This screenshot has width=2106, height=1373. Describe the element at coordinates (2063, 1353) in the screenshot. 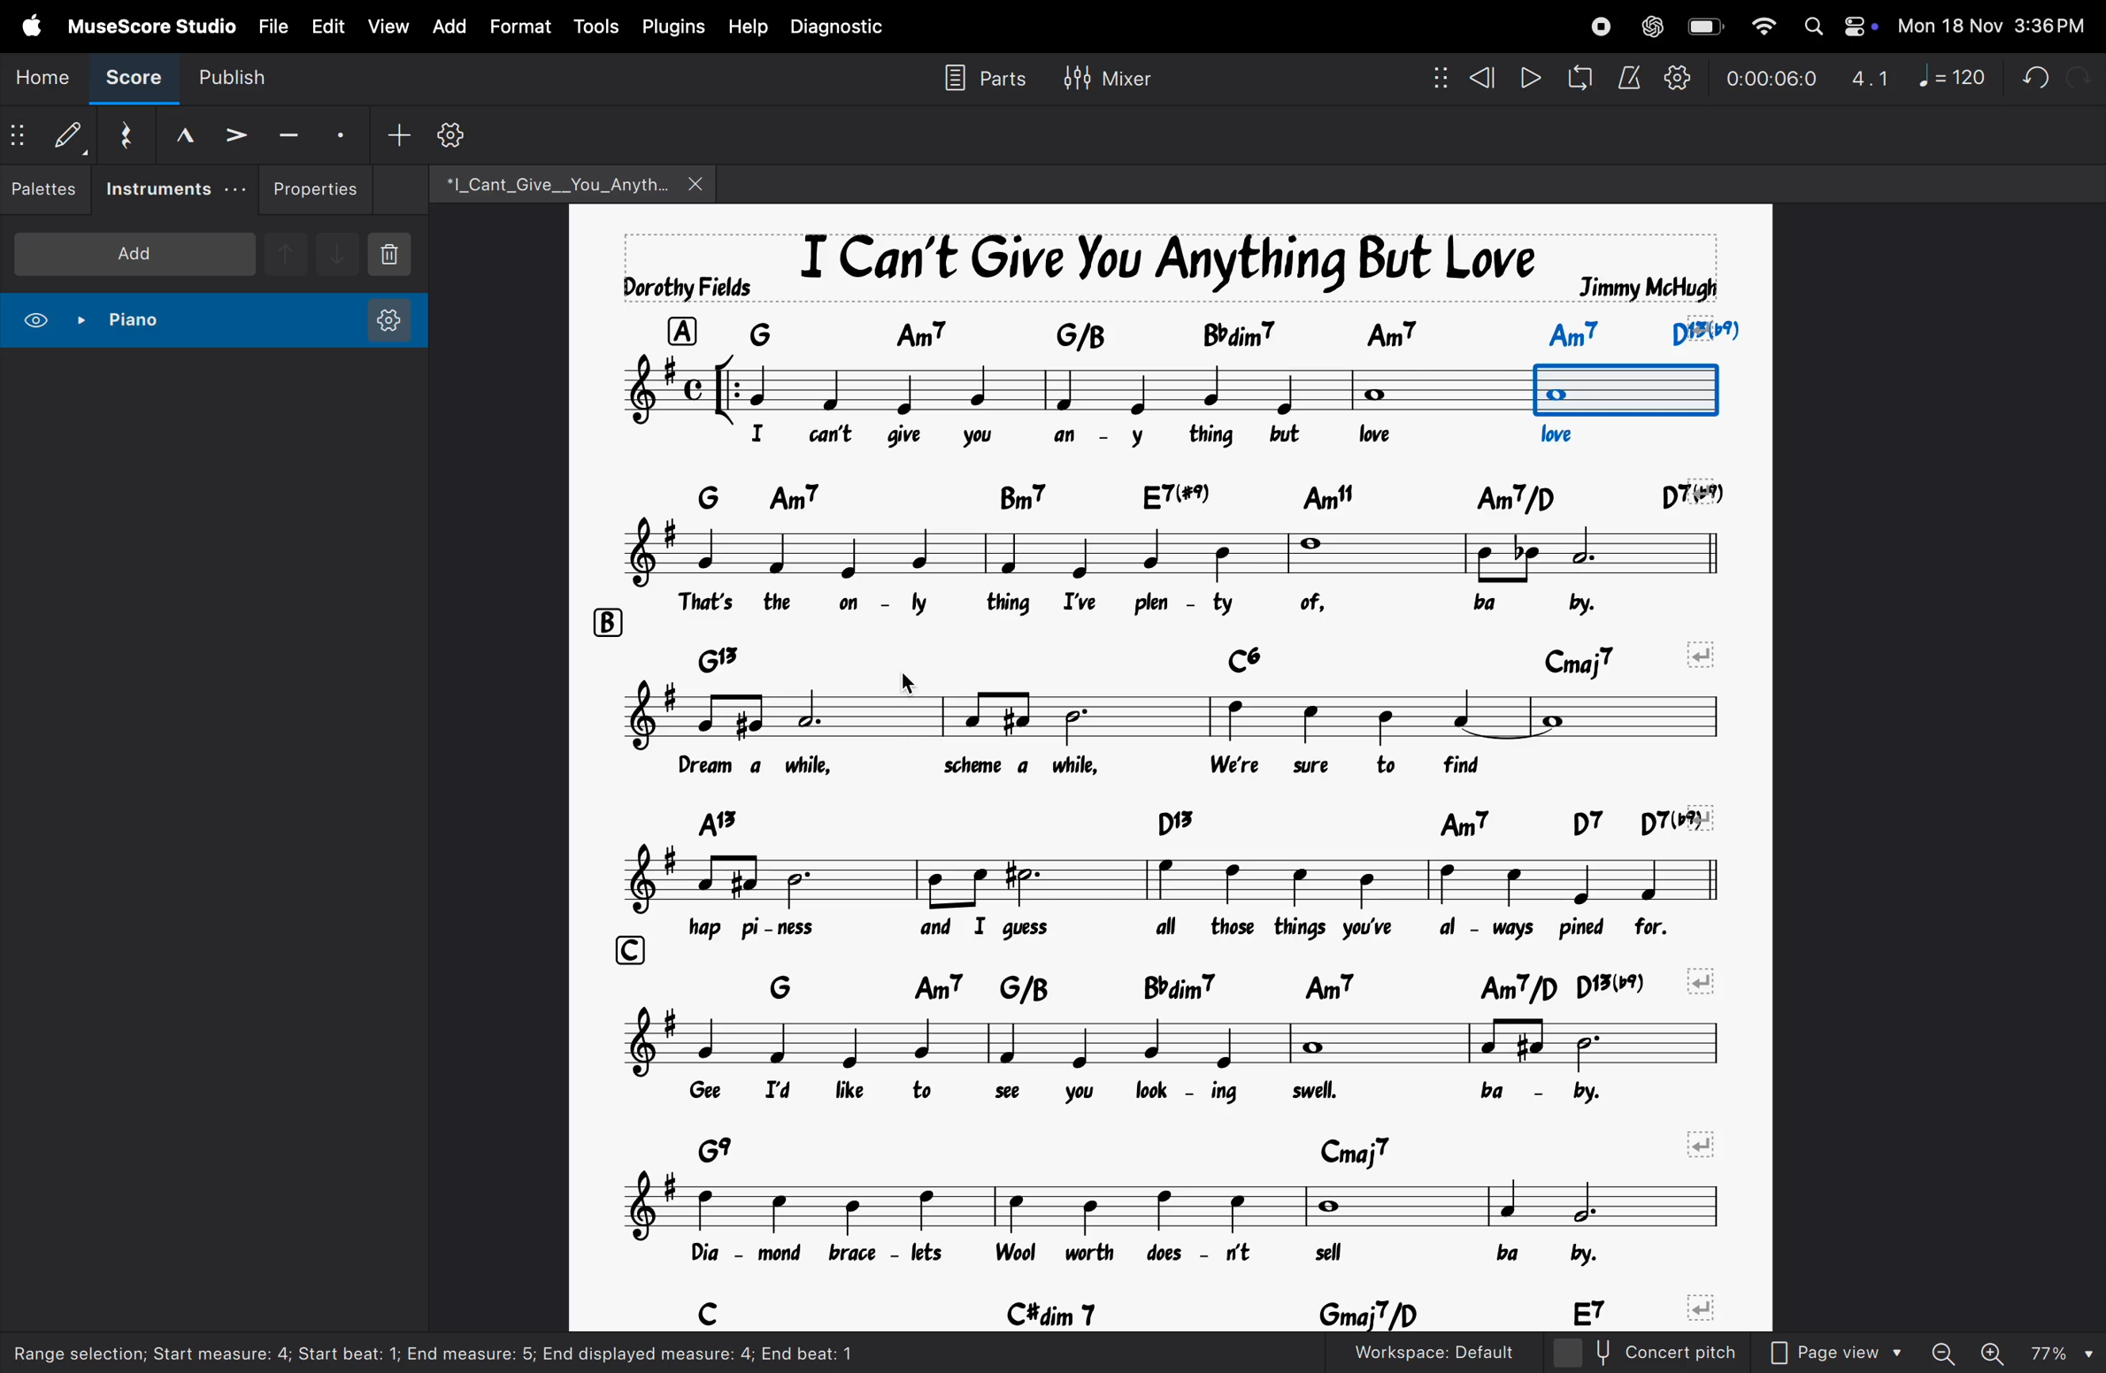

I see `zoom percentage` at that location.